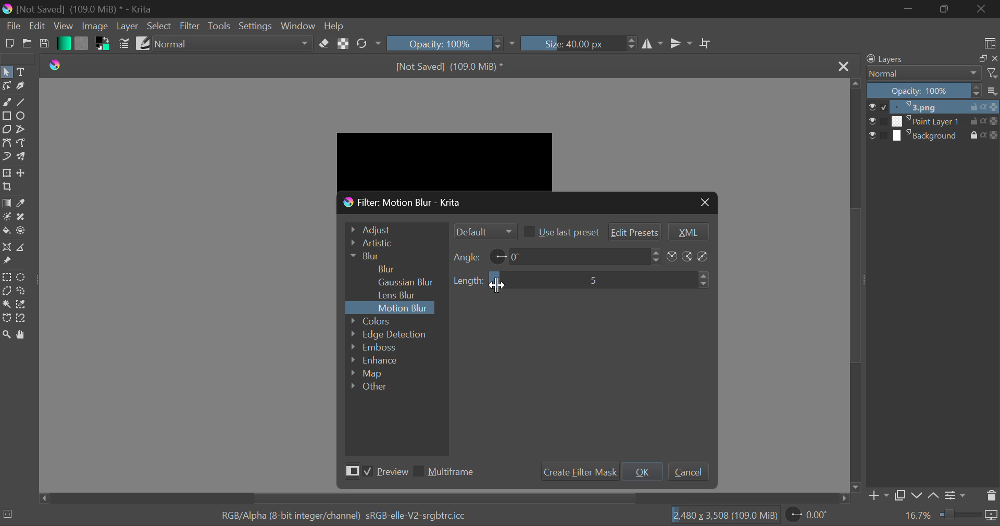 This screenshot has height=526, width=1000. I want to click on Select, so click(159, 26).